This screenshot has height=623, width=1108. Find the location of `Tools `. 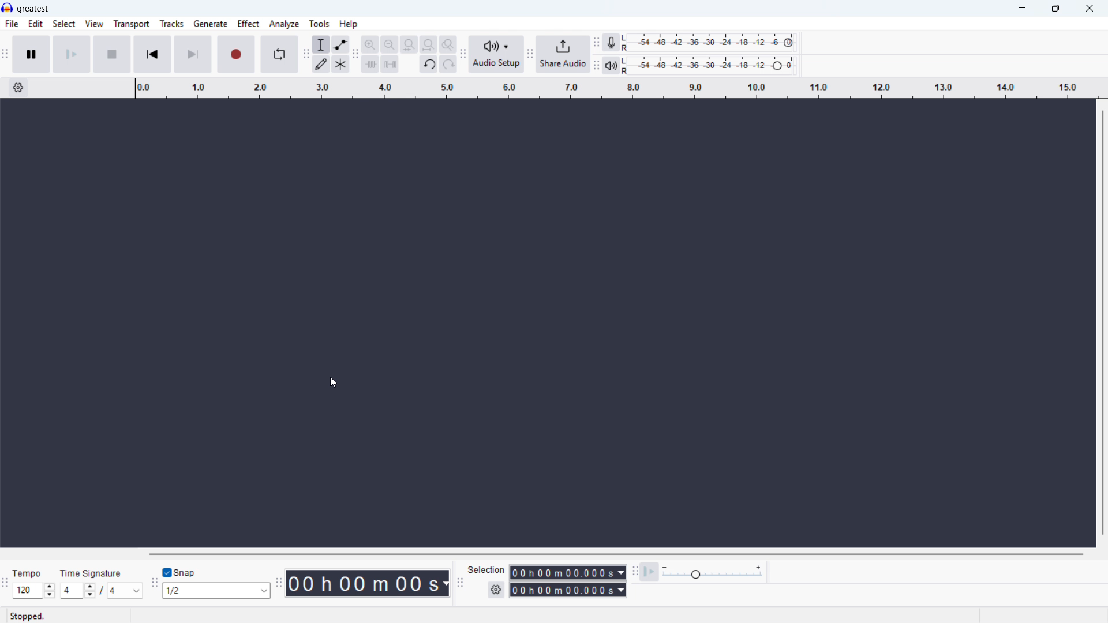

Tools  is located at coordinates (320, 24).